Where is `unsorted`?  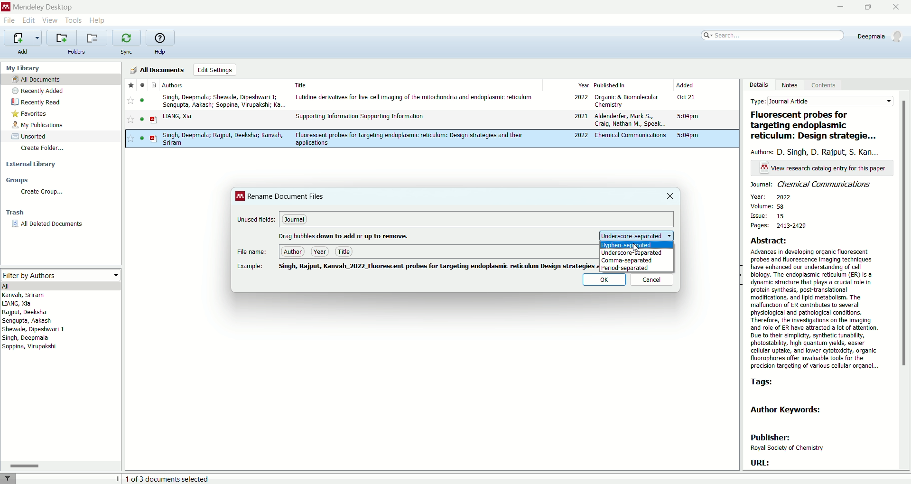
unsorted is located at coordinates (27, 137).